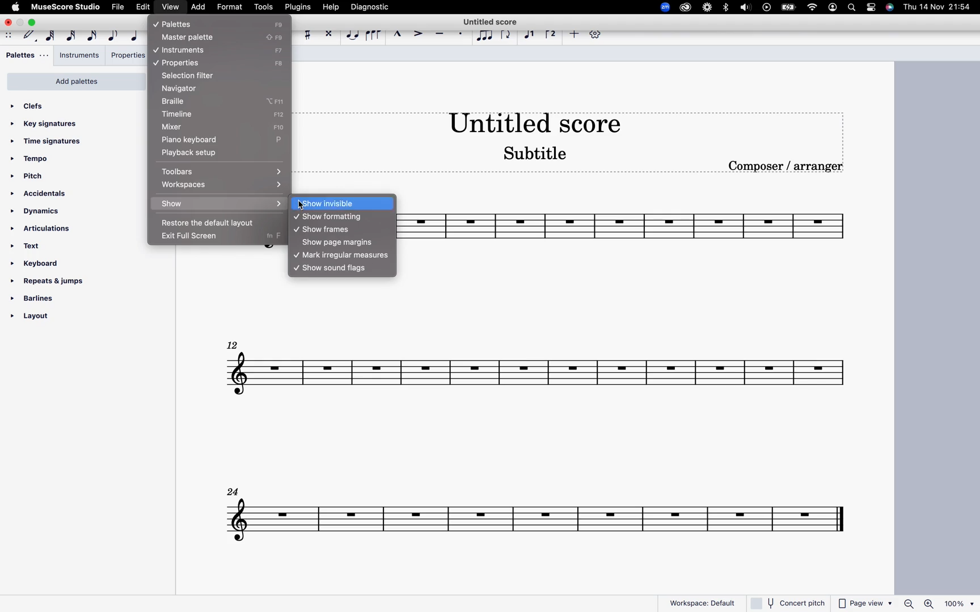 This screenshot has width=980, height=612. I want to click on Capslock+F9, so click(278, 50).